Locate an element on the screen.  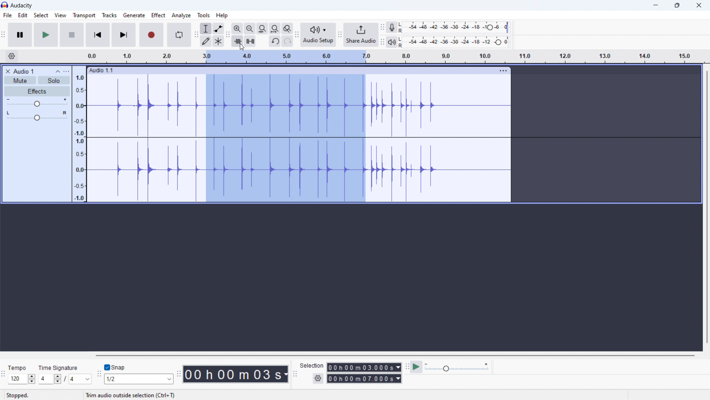
envelop tool is located at coordinates (219, 29).